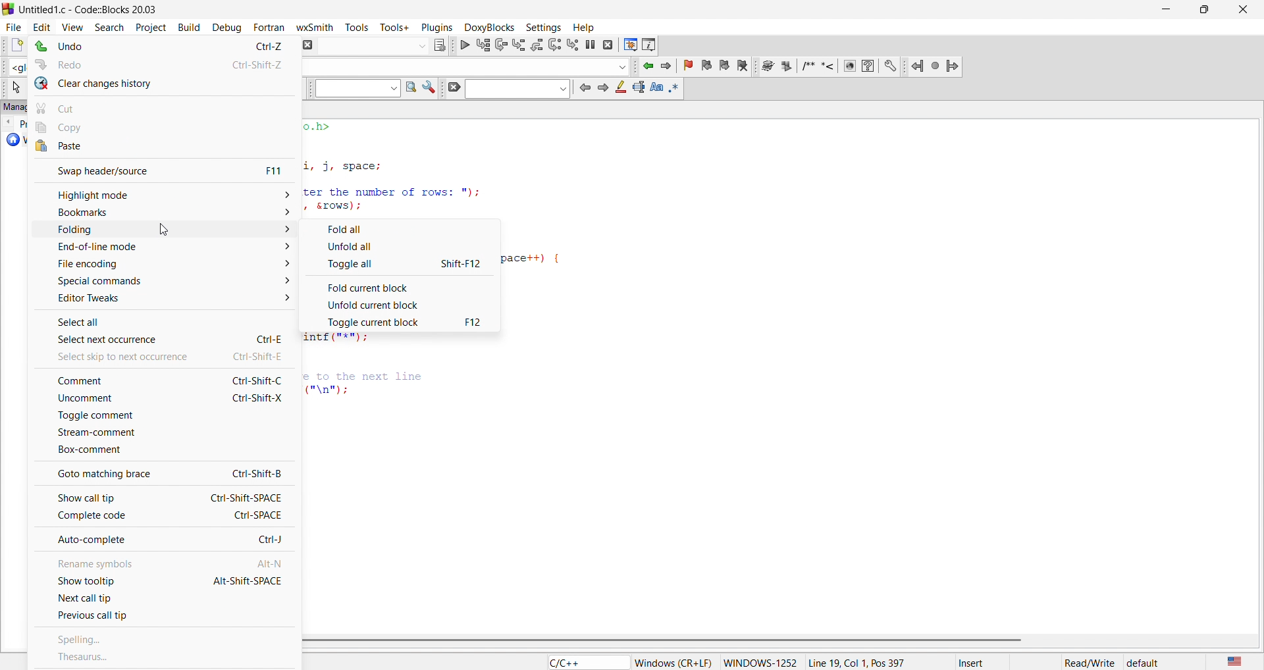 This screenshot has height=670, width=1264. What do you see at coordinates (670, 66) in the screenshot?
I see `jump forward` at bounding box center [670, 66].